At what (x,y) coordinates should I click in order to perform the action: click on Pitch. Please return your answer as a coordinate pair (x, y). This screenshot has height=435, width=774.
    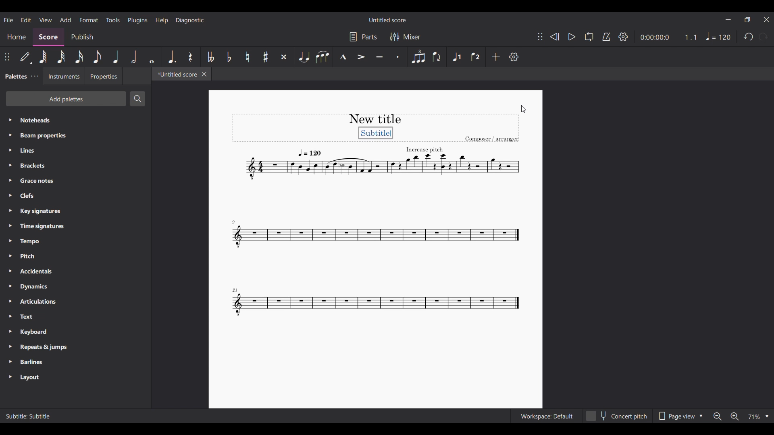
    Looking at the image, I should click on (75, 256).